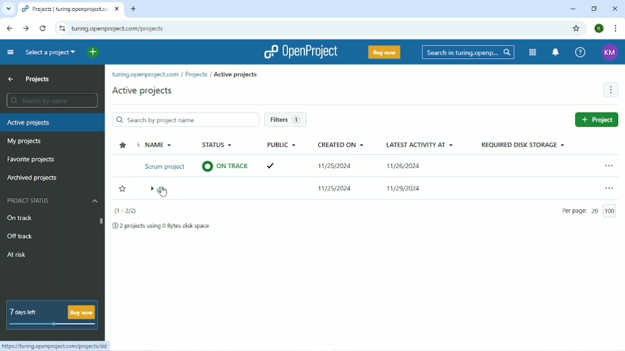  I want to click on Modules, so click(532, 52).